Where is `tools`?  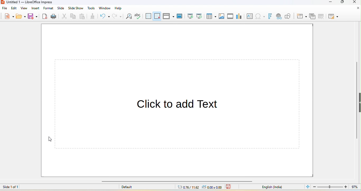 tools is located at coordinates (91, 8).